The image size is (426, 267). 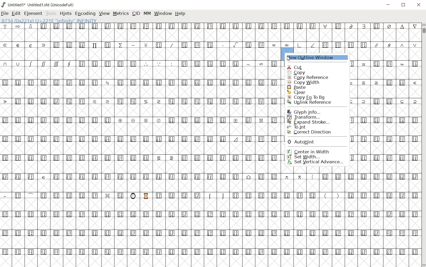 I want to click on cid, so click(x=136, y=14).